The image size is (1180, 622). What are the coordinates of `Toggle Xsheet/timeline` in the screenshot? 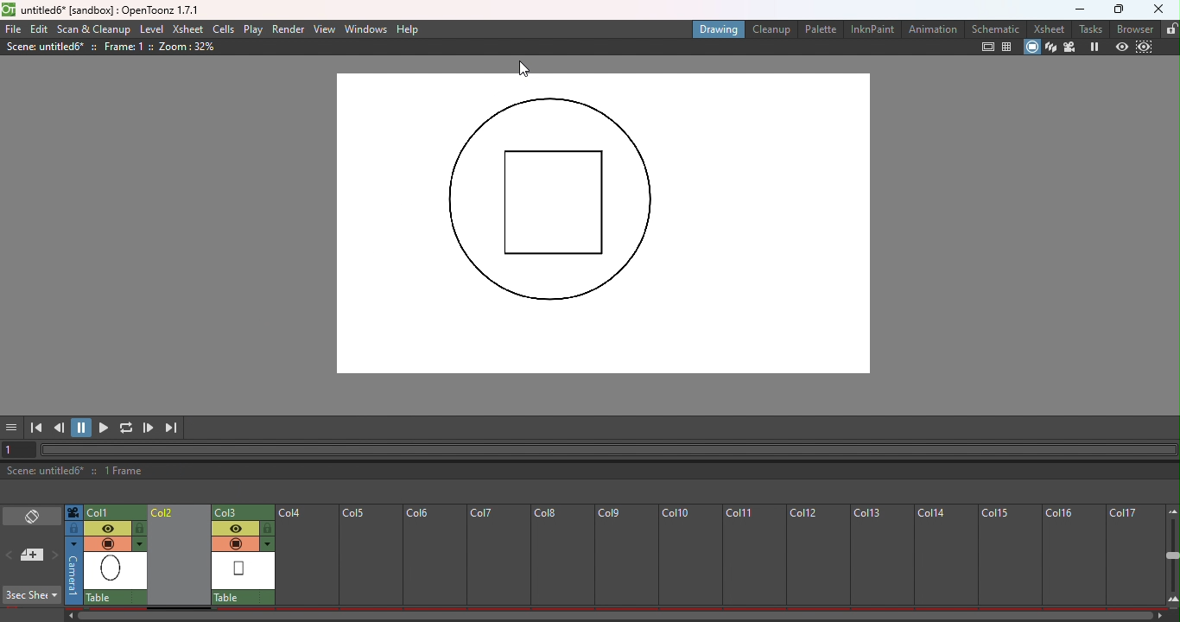 It's located at (34, 516).